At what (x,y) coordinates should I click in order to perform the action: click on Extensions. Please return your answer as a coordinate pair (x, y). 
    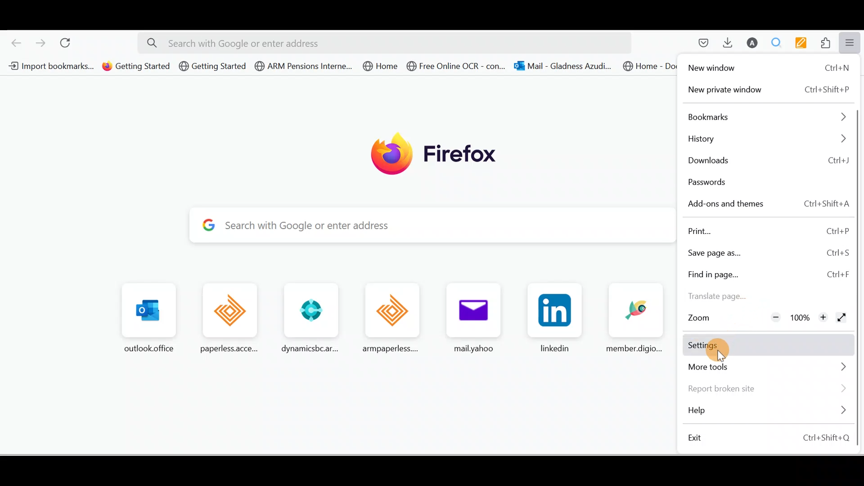
    Looking at the image, I should click on (828, 43).